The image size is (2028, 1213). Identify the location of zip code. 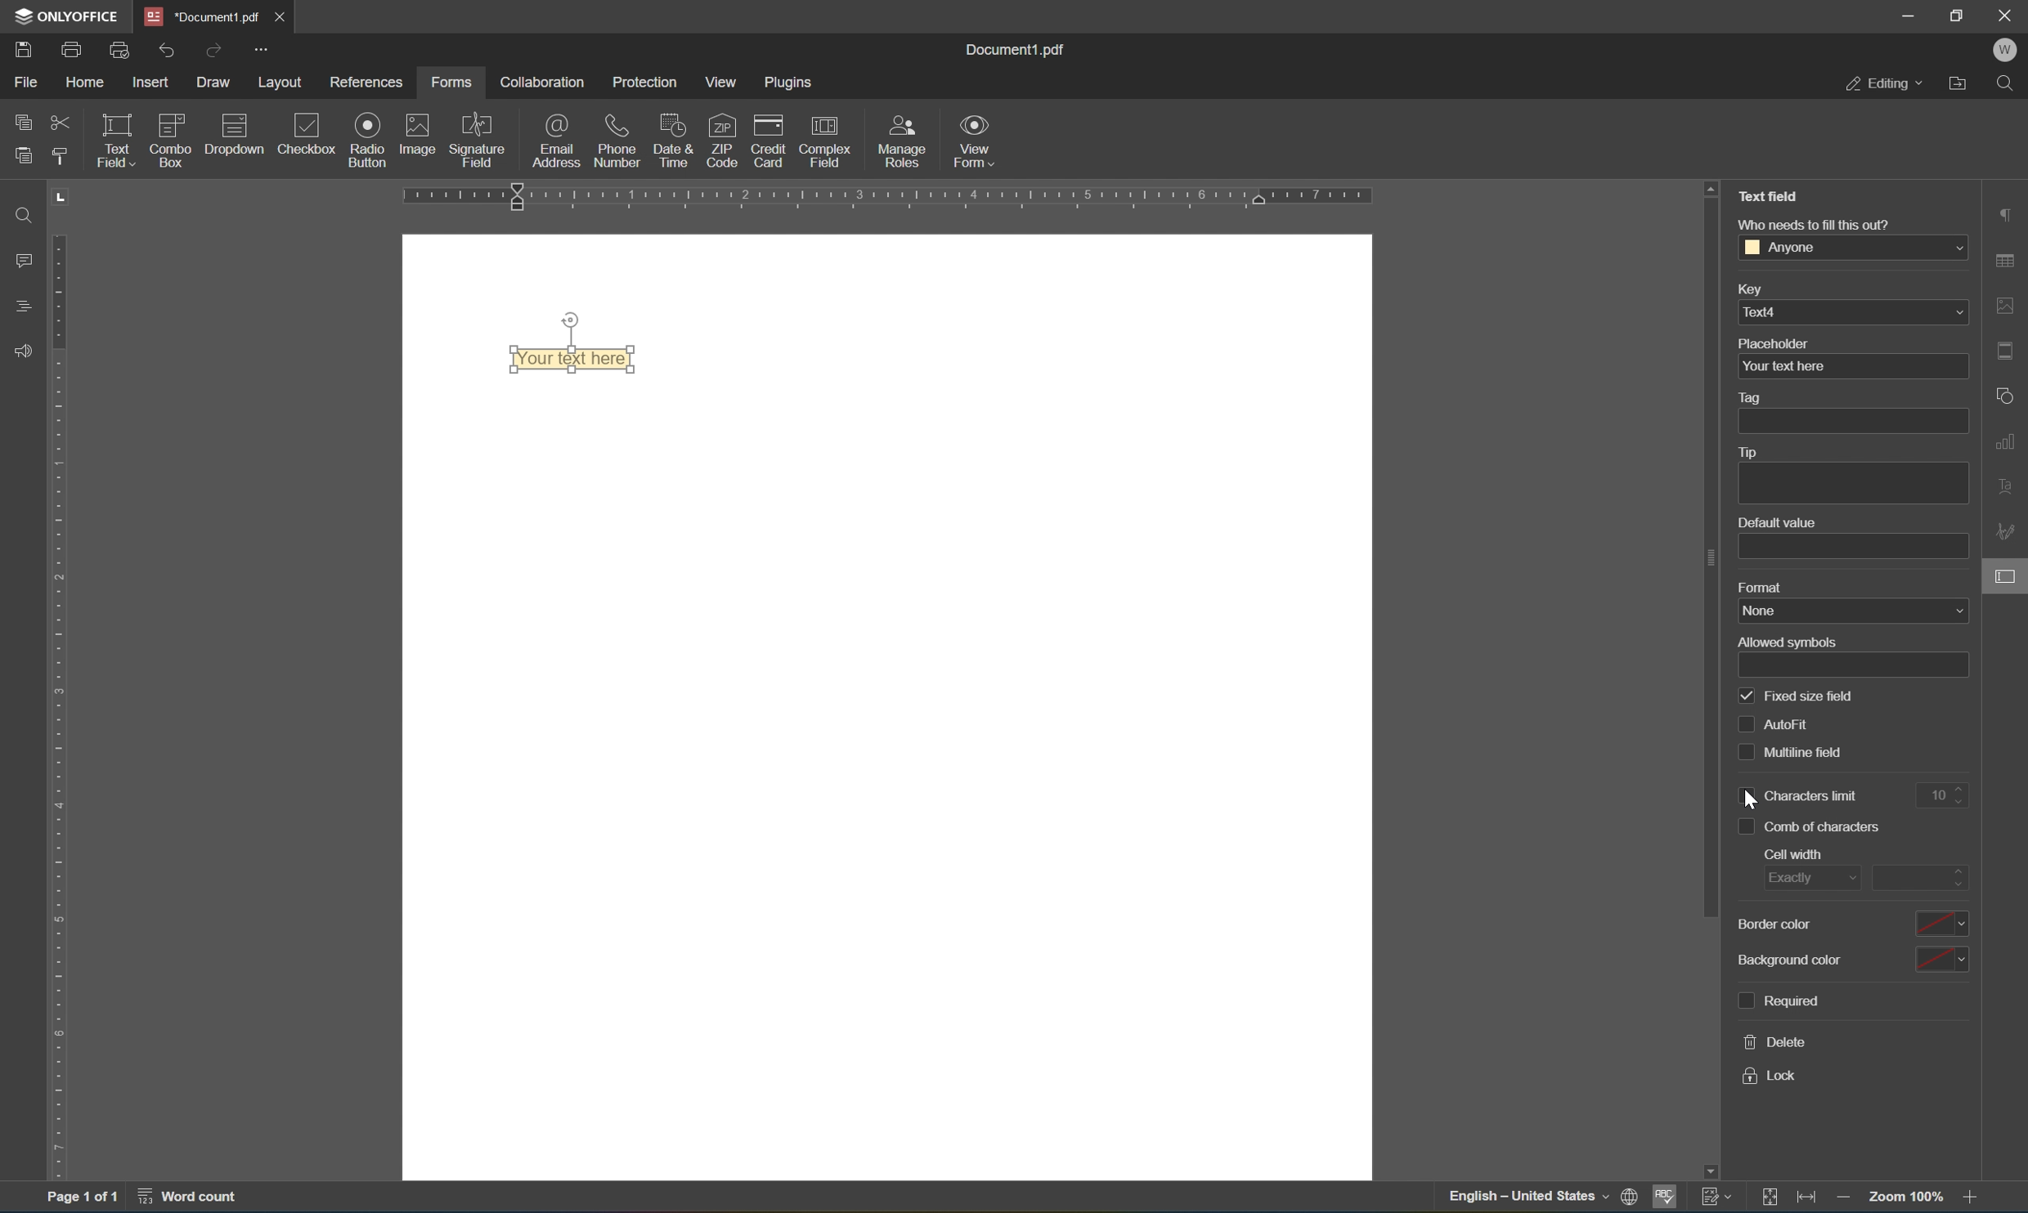
(721, 141).